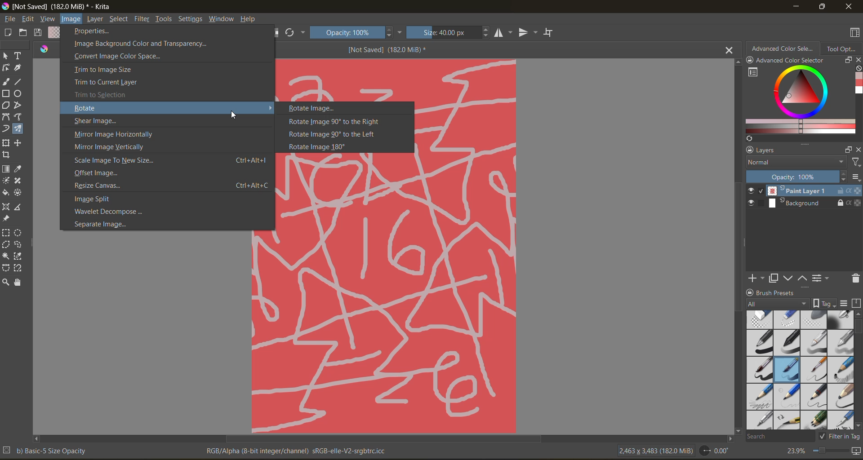  Describe the element at coordinates (854, 280) in the screenshot. I see `delete layer` at that location.